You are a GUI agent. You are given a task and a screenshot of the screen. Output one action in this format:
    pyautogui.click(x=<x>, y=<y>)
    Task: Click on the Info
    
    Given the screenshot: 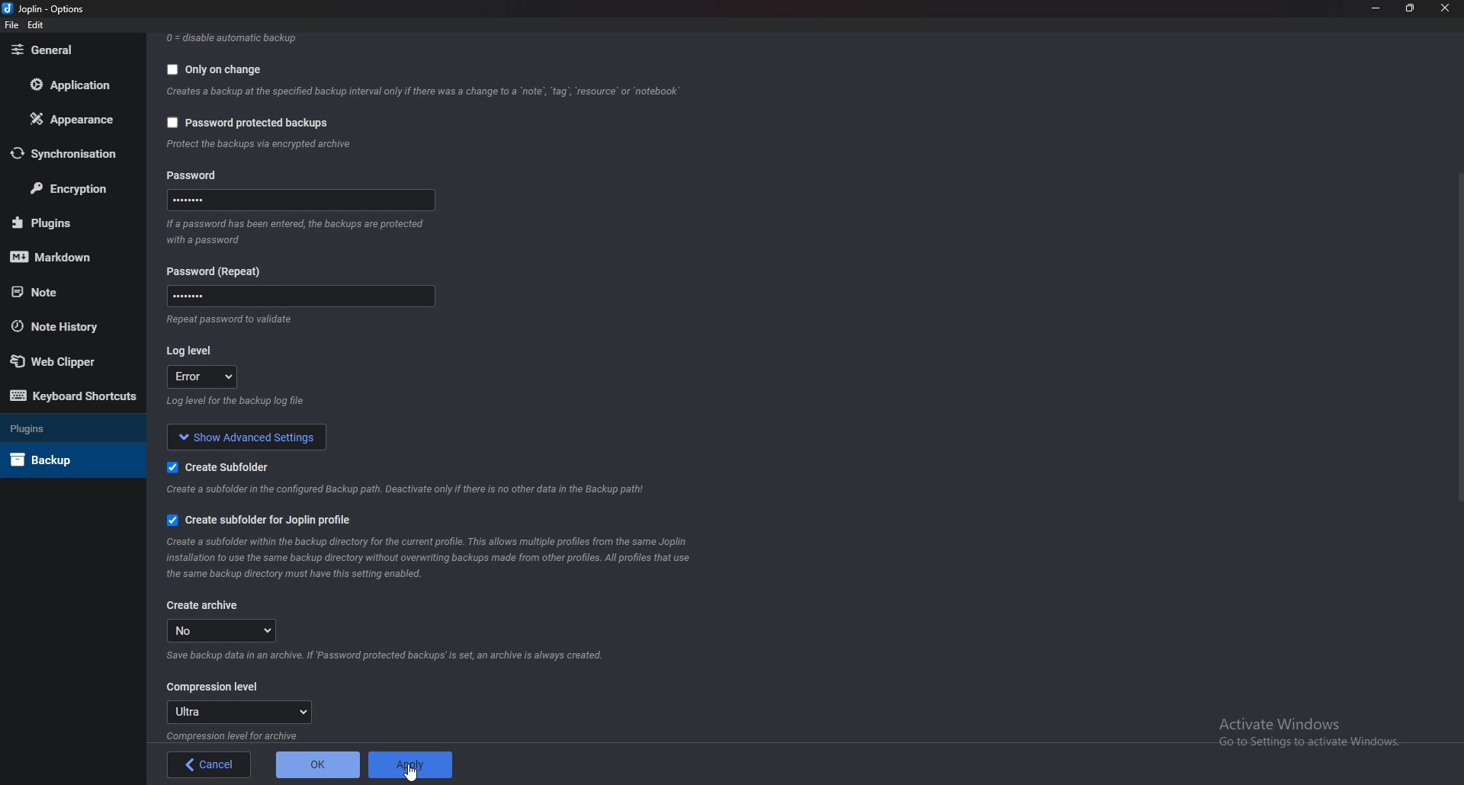 What is the action you would take?
    pyautogui.click(x=393, y=656)
    